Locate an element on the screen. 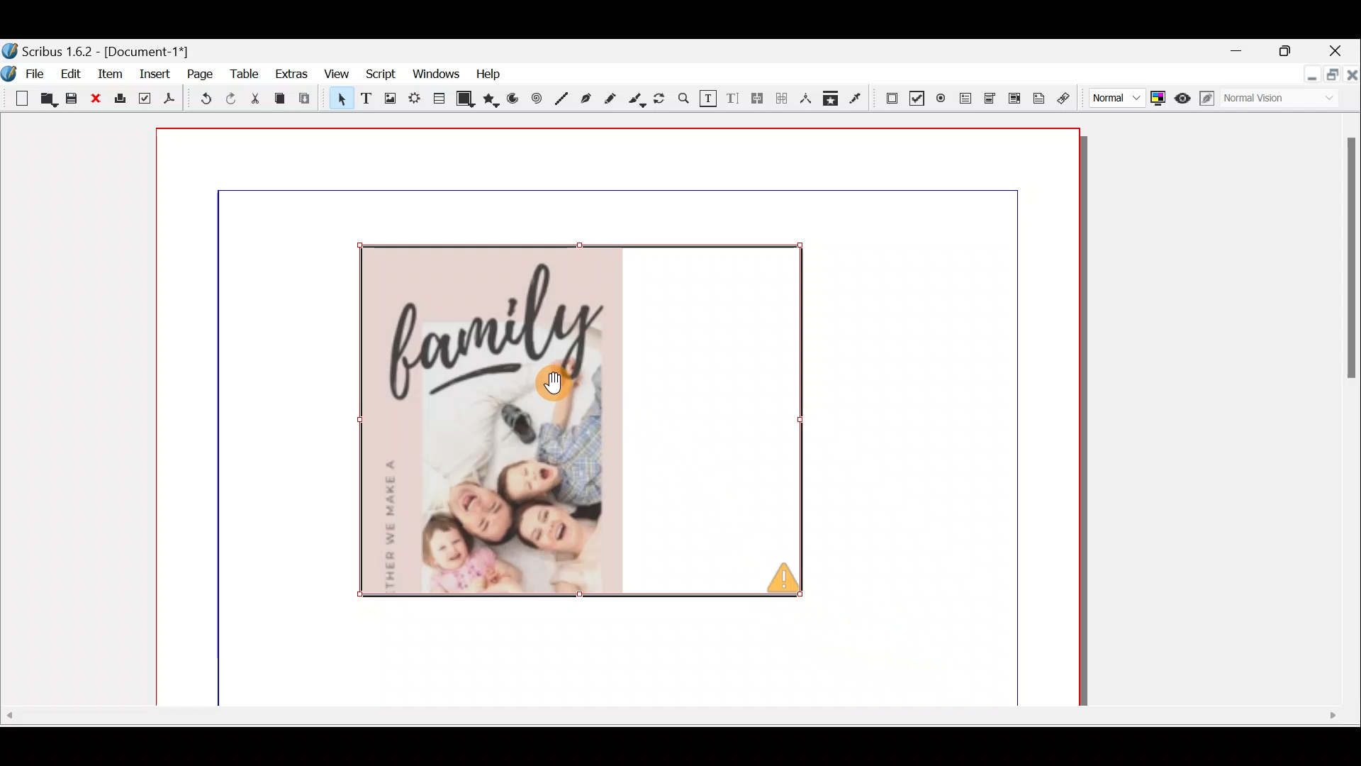  PDF list box is located at coordinates (1013, 101).